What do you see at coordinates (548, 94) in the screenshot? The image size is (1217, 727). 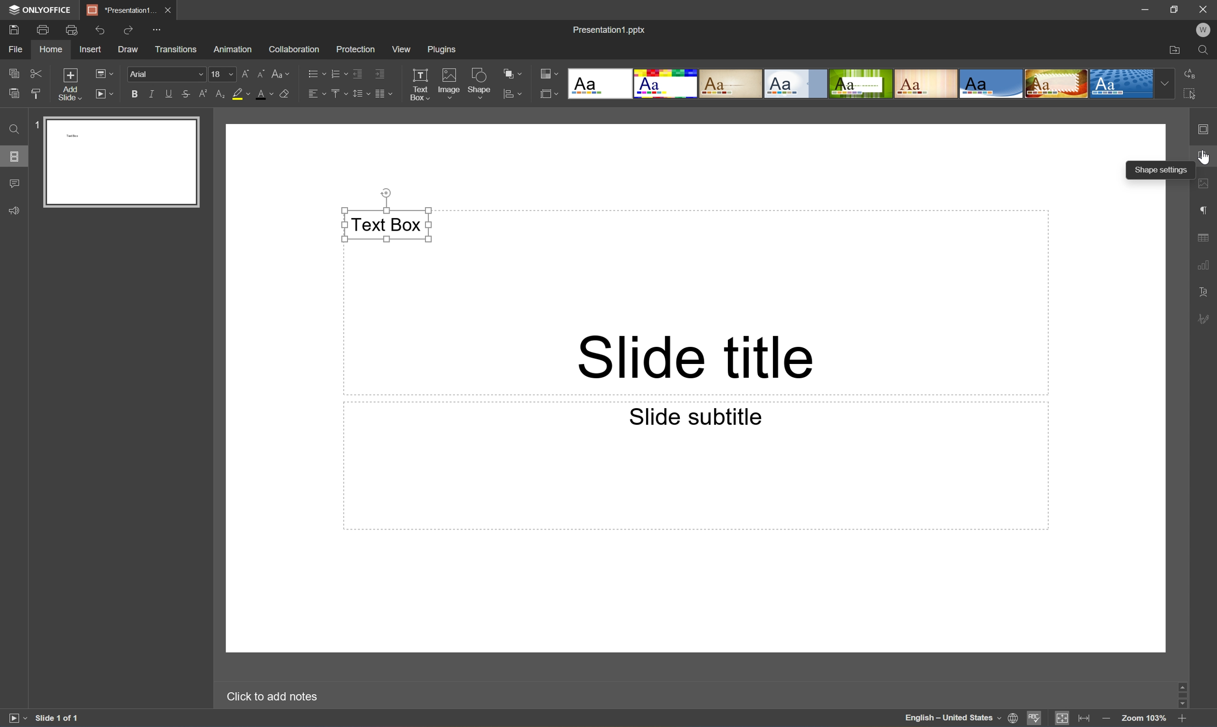 I see `Select Slide size` at bounding box center [548, 94].